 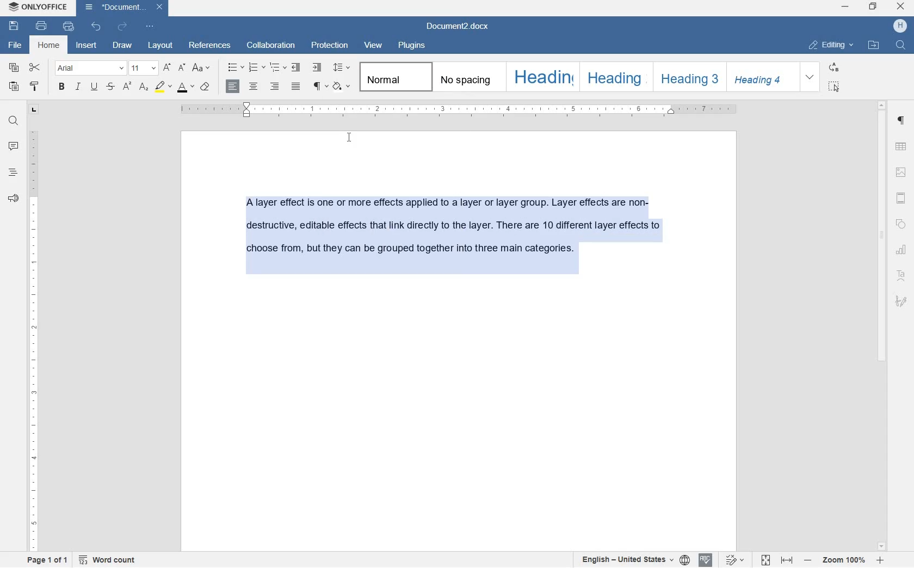 What do you see at coordinates (96, 26) in the screenshot?
I see `undo` at bounding box center [96, 26].